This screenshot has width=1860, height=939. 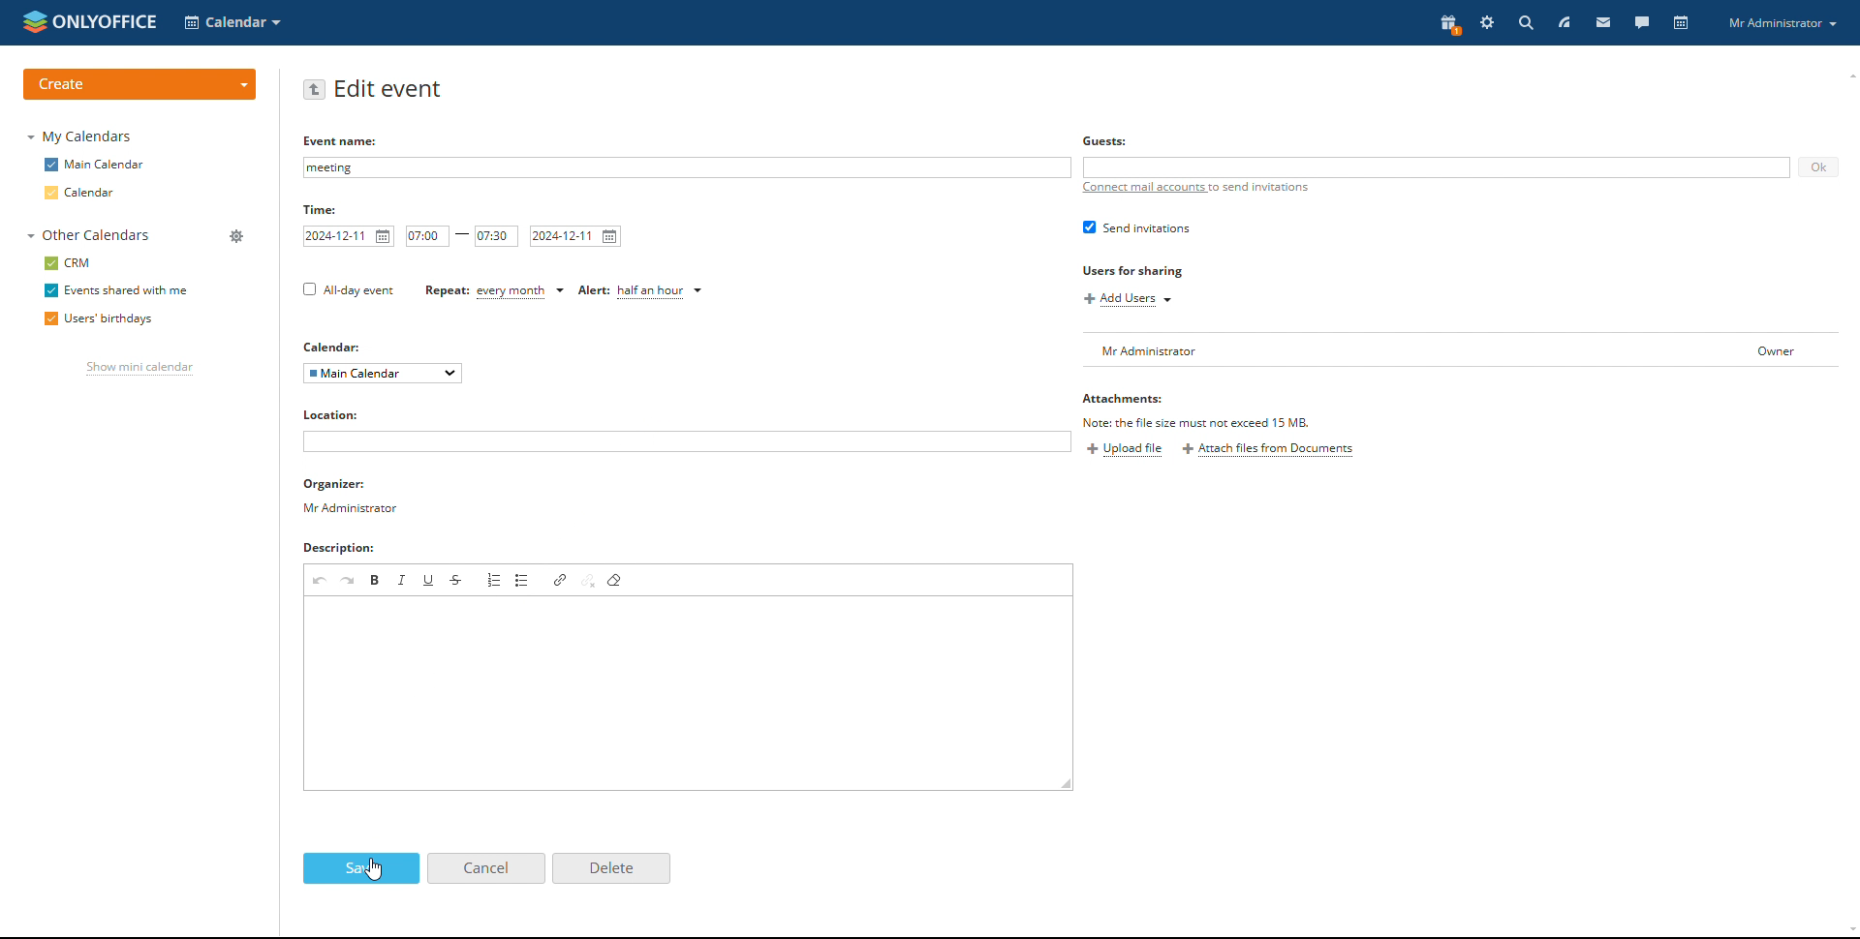 I want to click on select application, so click(x=233, y=22).